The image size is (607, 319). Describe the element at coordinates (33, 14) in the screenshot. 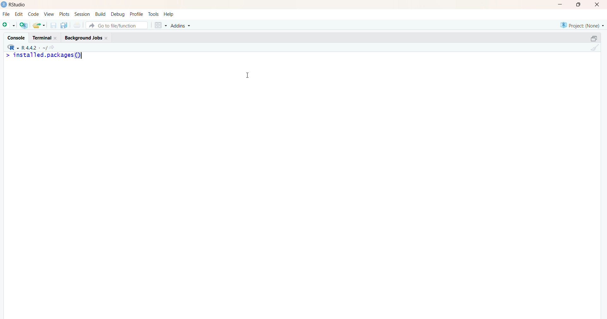

I see `code` at that location.